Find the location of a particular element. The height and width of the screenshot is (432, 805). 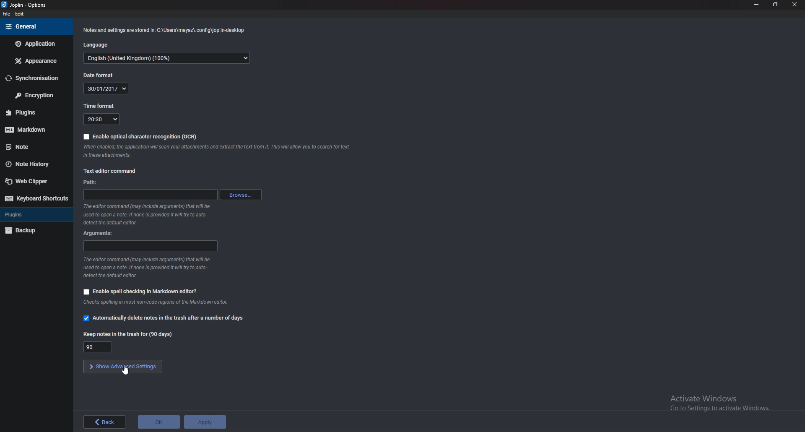

Keyboard shortcuts is located at coordinates (36, 199).